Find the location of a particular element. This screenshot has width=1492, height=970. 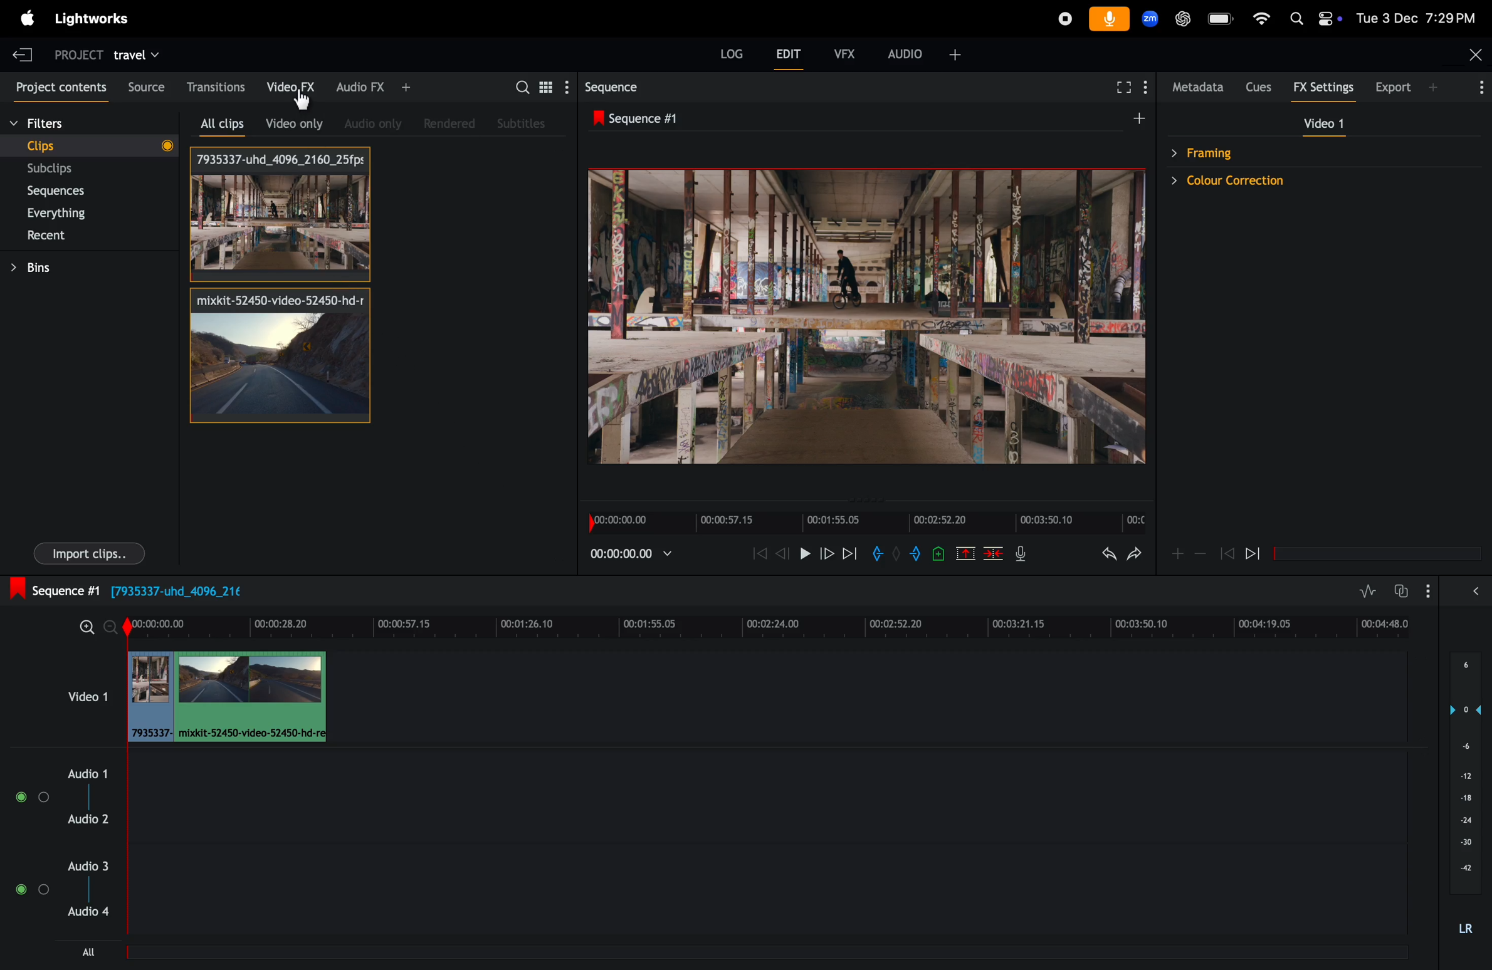

travel is located at coordinates (144, 53).